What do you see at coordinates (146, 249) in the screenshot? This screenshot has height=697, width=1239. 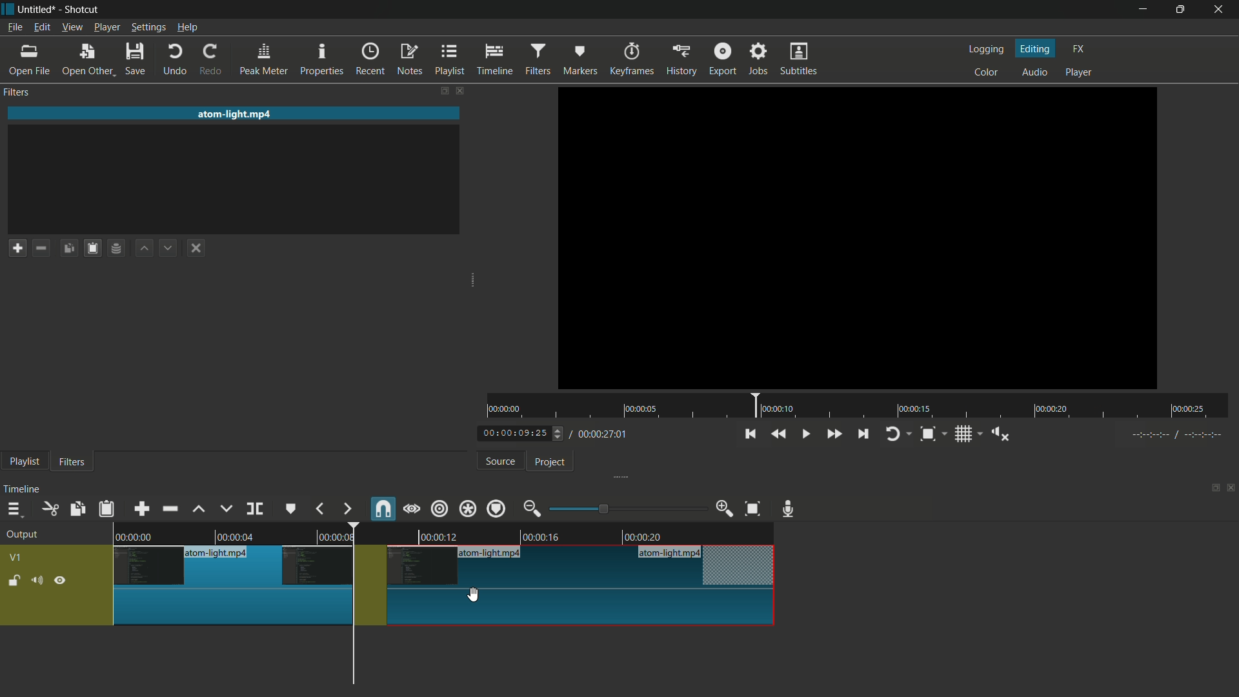 I see `move filter up` at bounding box center [146, 249].